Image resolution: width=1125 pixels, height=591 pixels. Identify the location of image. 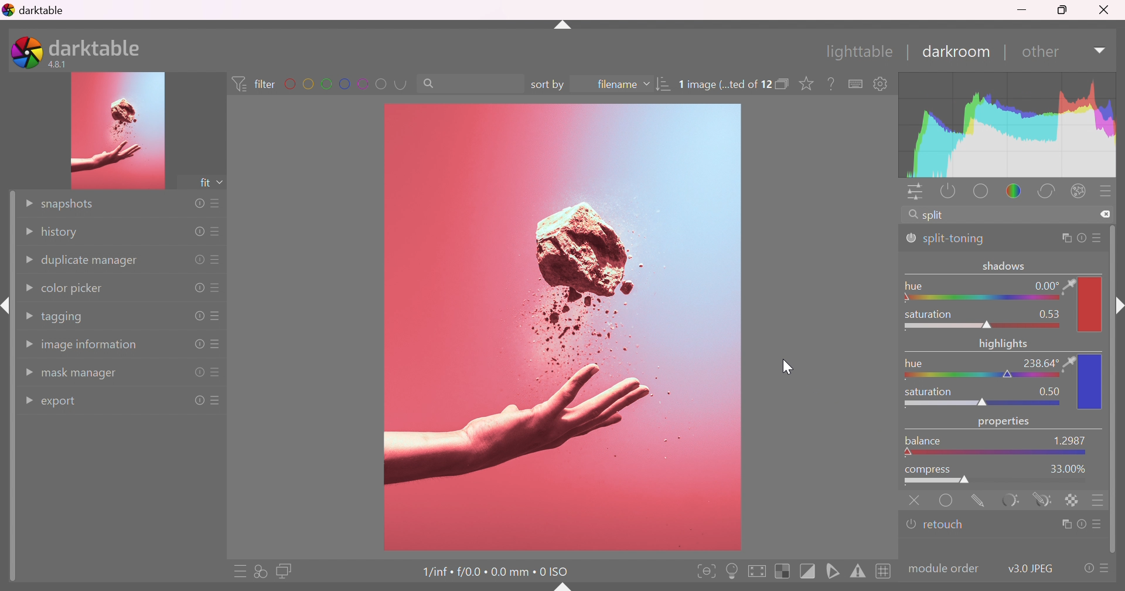
(564, 328).